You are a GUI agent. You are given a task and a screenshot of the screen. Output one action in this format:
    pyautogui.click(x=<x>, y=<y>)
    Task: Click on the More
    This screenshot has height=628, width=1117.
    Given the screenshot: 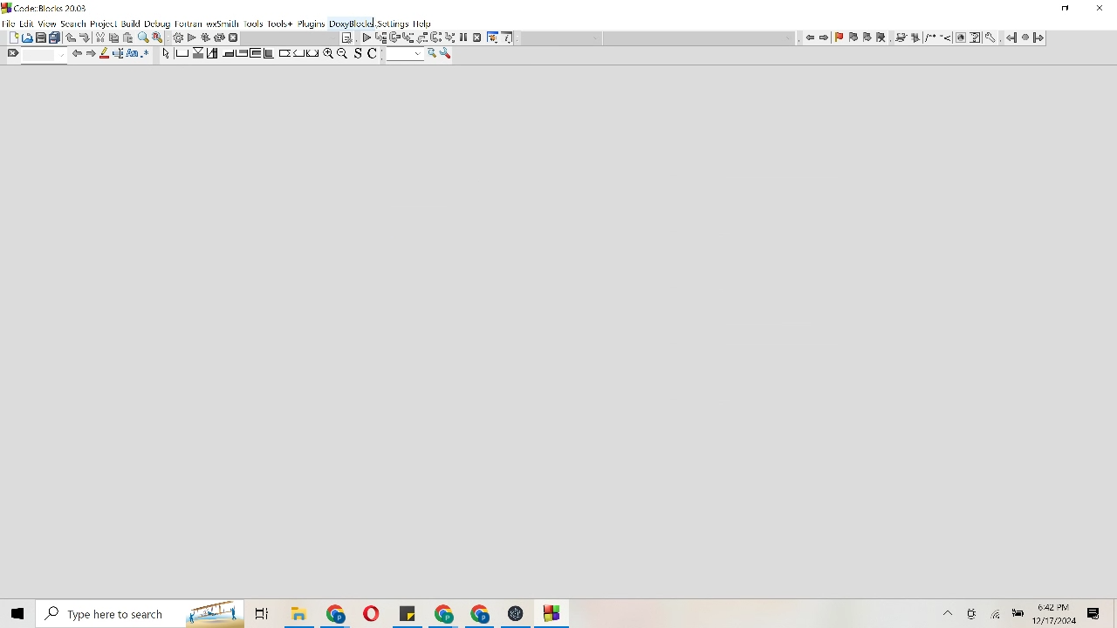 What is the action you would take?
    pyautogui.click(x=949, y=613)
    